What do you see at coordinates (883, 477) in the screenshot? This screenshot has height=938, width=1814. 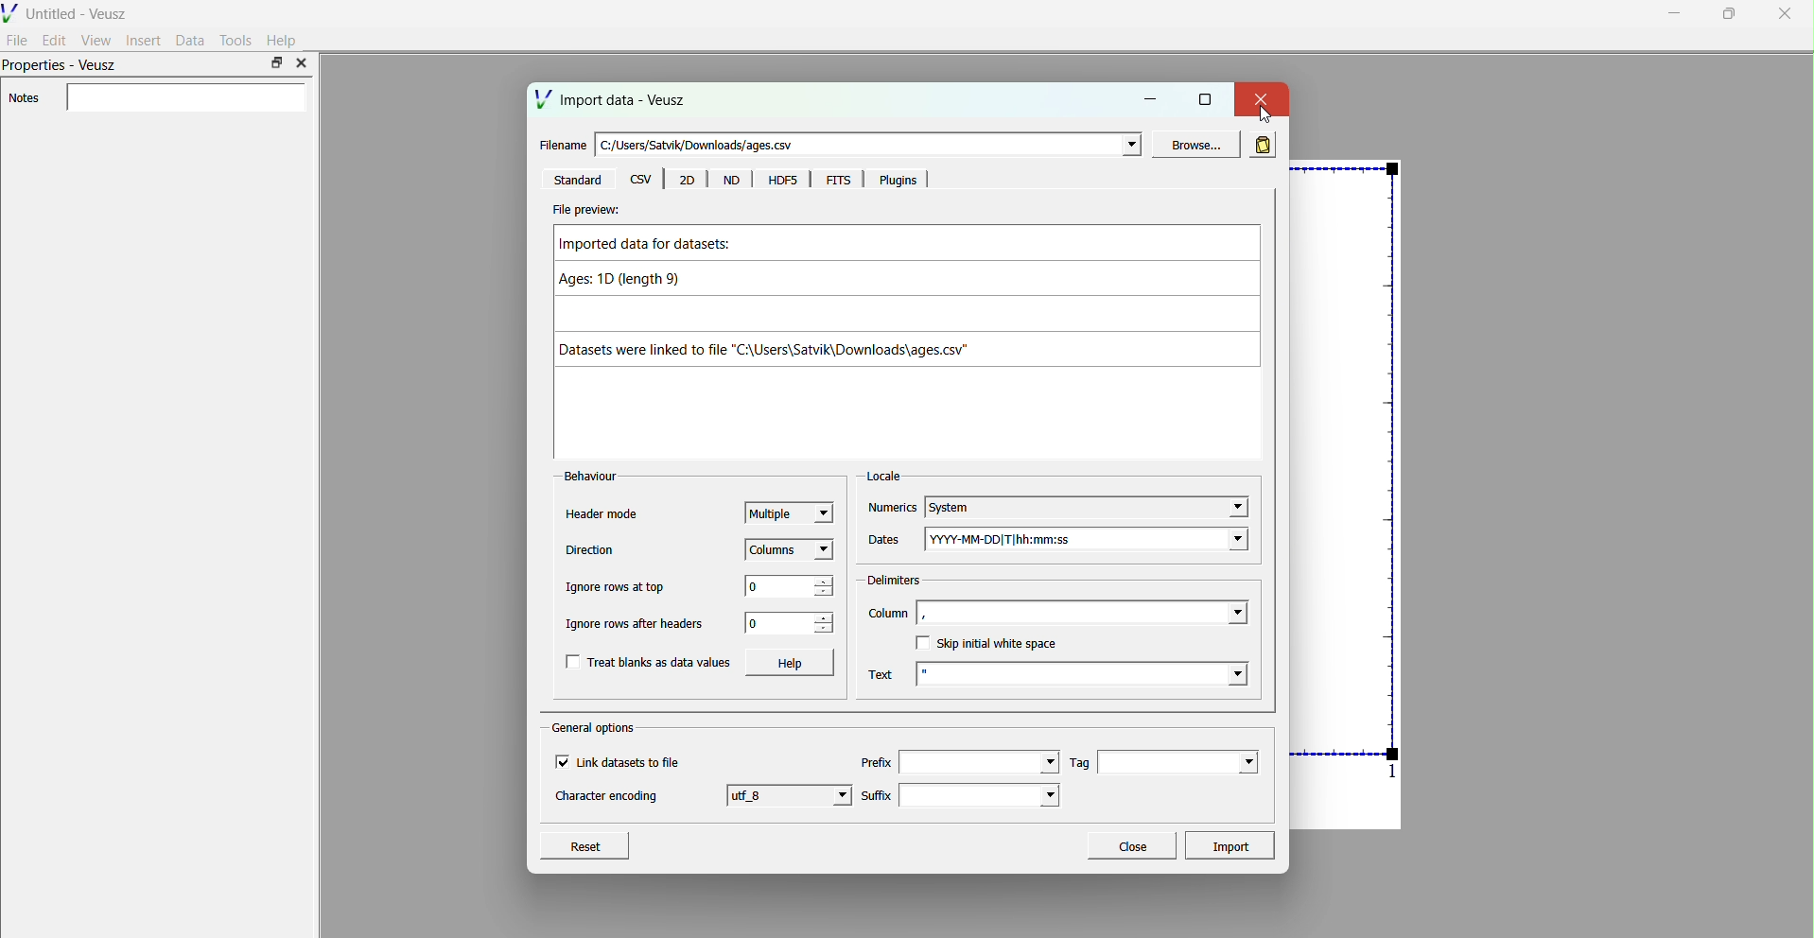 I see `Locale` at bounding box center [883, 477].